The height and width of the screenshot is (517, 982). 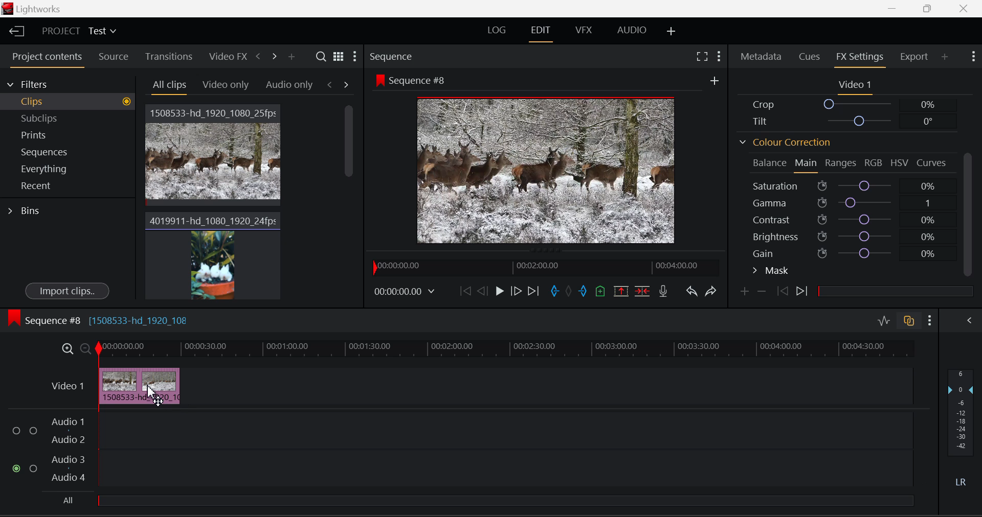 What do you see at coordinates (553, 291) in the screenshot?
I see `Cut In` at bounding box center [553, 291].